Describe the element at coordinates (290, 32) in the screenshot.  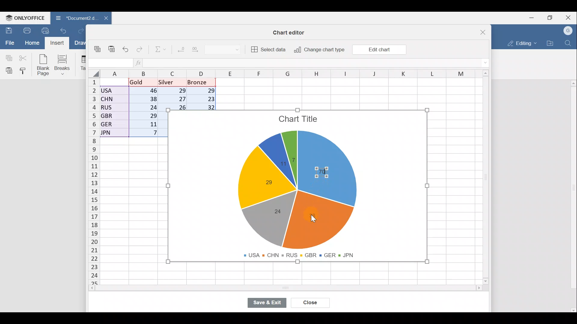
I see `Chart editor` at that location.